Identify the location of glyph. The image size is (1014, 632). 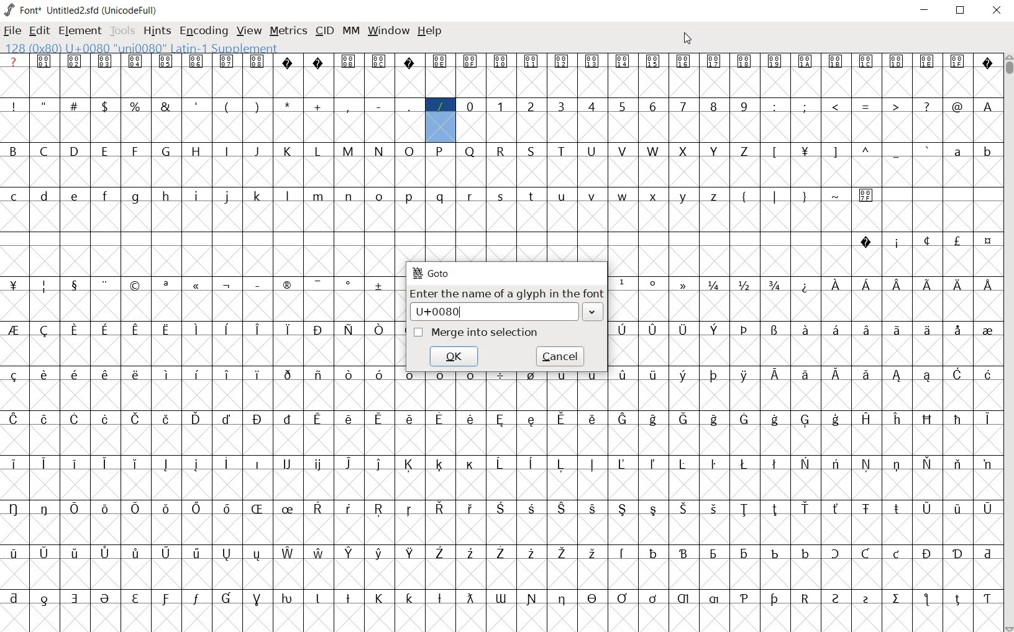
(654, 510).